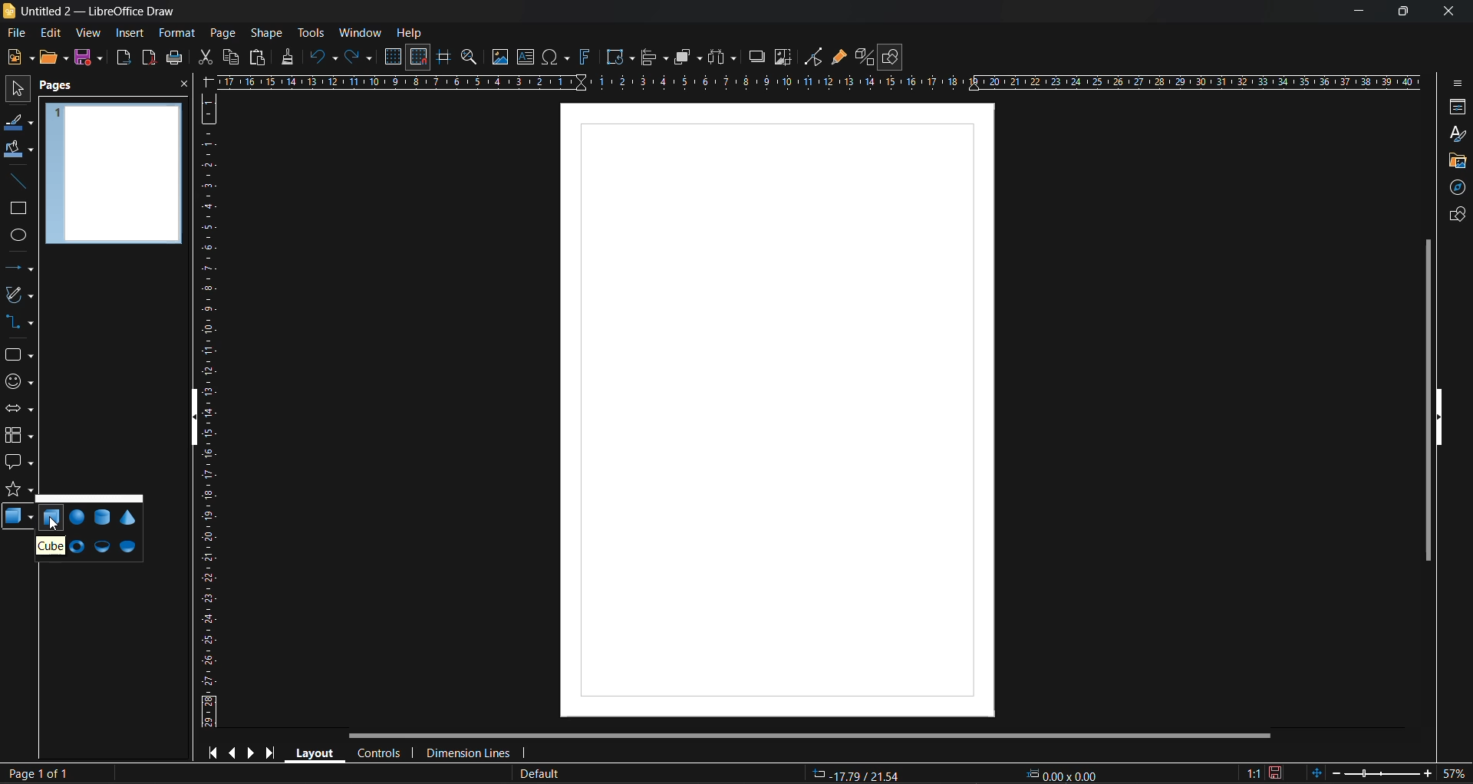  What do you see at coordinates (130, 32) in the screenshot?
I see `insert` at bounding box center [130, 32].